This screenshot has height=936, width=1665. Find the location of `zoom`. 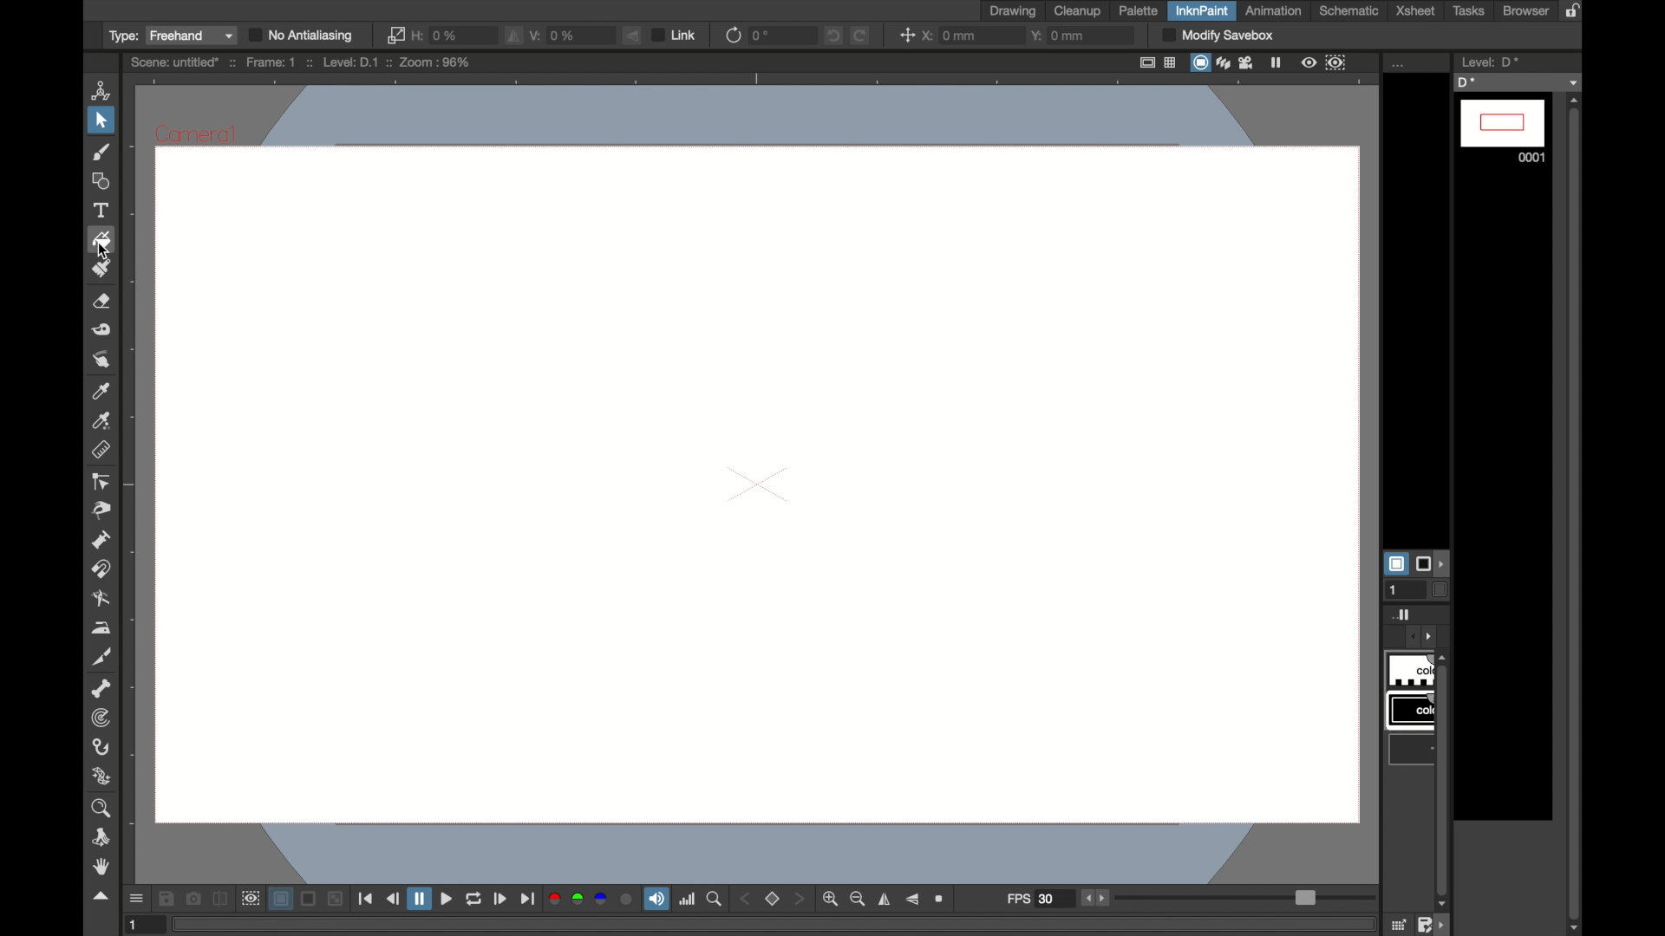

zoom is located at coordinates (943, 900).